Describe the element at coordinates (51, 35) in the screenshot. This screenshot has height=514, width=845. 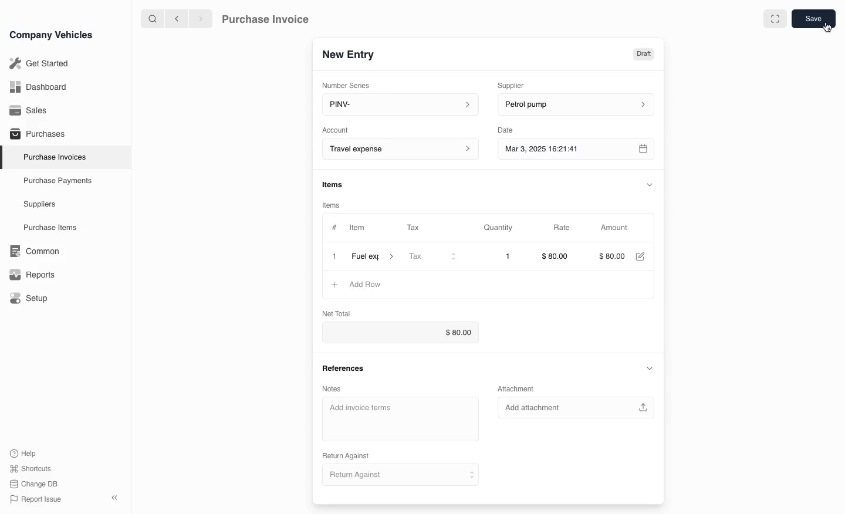
I see `Company Vehicles` at that location.